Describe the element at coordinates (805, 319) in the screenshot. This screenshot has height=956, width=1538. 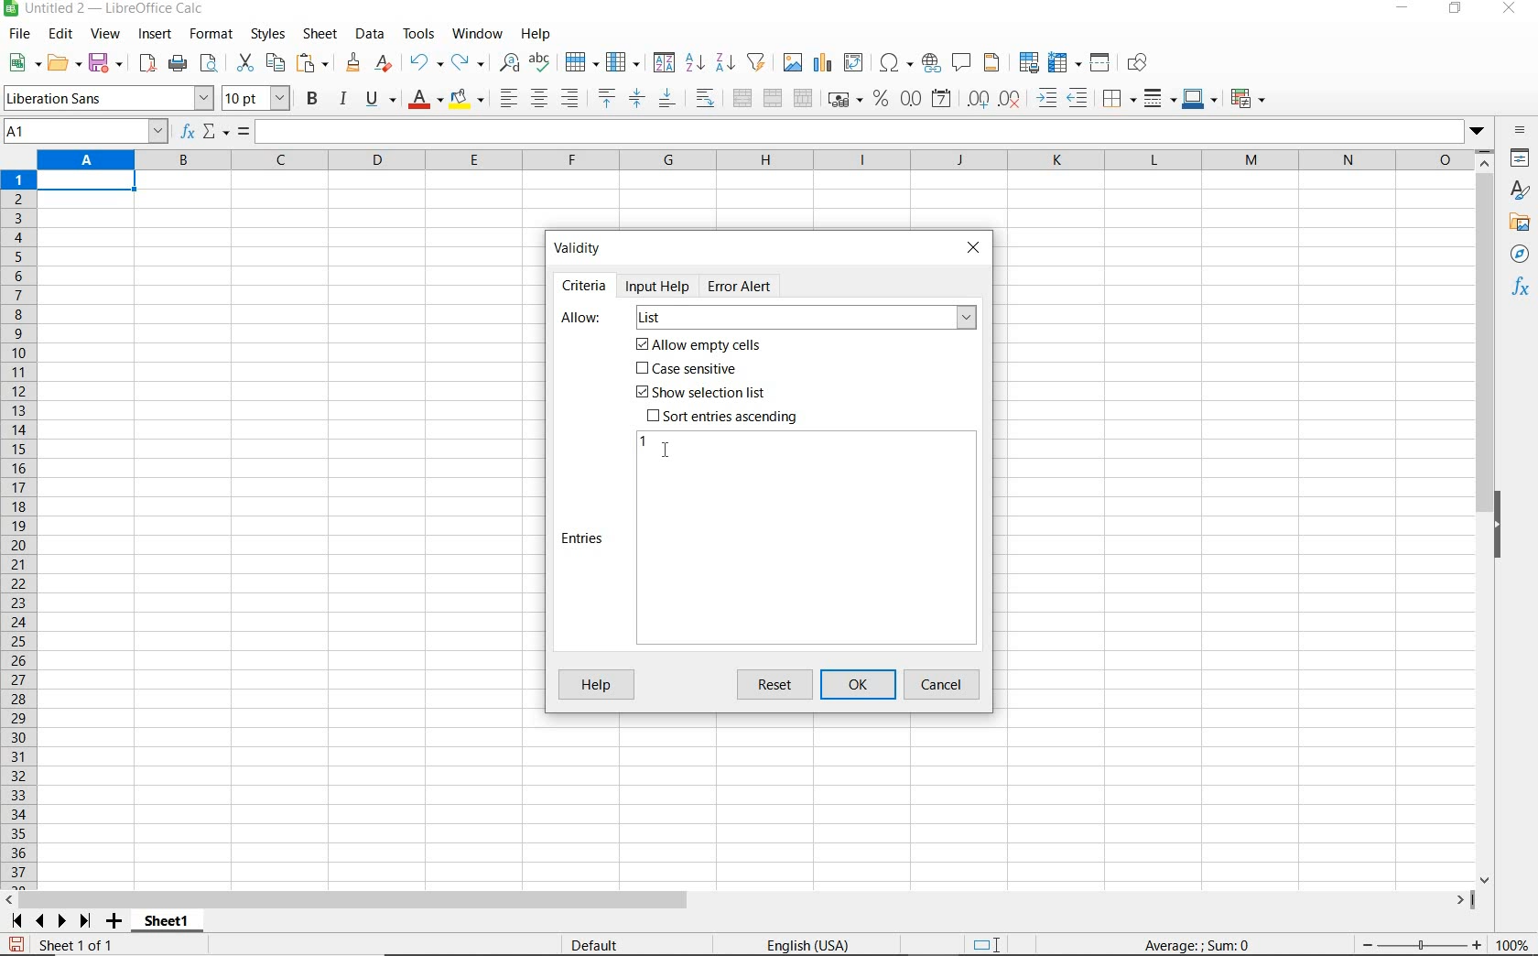
I see `list` at that location.